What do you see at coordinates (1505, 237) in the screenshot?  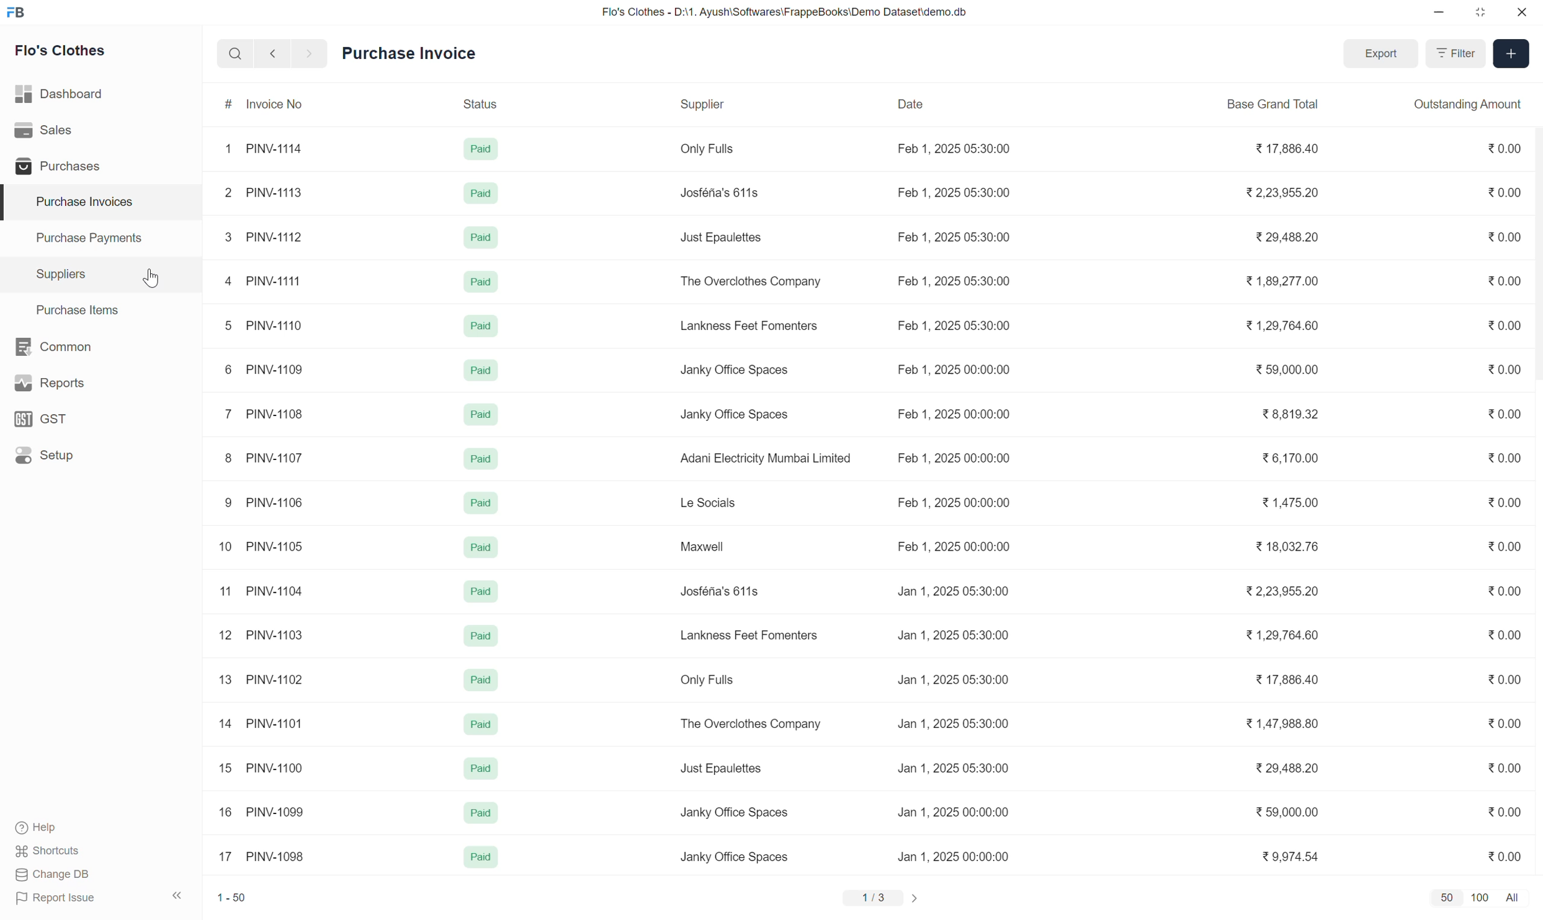 I see `0.00` at bounding box center [1505, 237].